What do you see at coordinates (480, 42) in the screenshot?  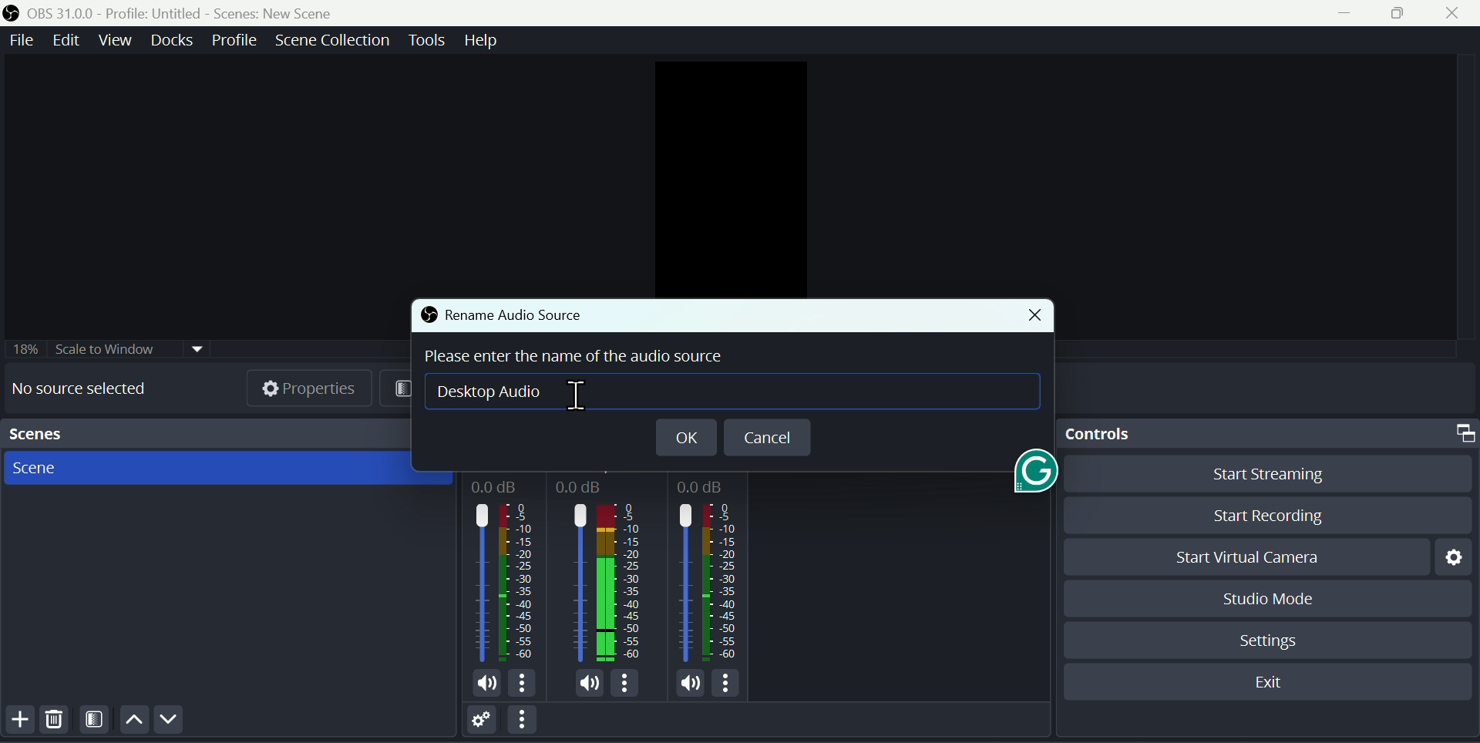 I see `help` at bounding box center [480, 42].